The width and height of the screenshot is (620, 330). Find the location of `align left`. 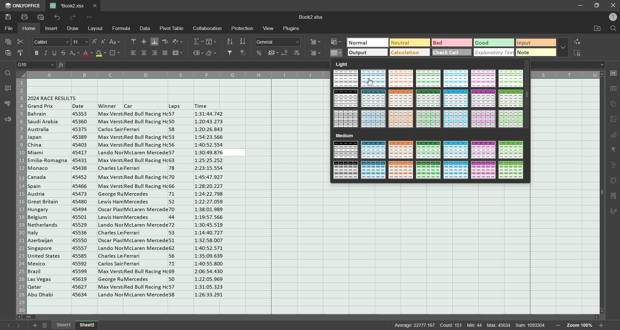

align left is located at coordinates (134, 53).